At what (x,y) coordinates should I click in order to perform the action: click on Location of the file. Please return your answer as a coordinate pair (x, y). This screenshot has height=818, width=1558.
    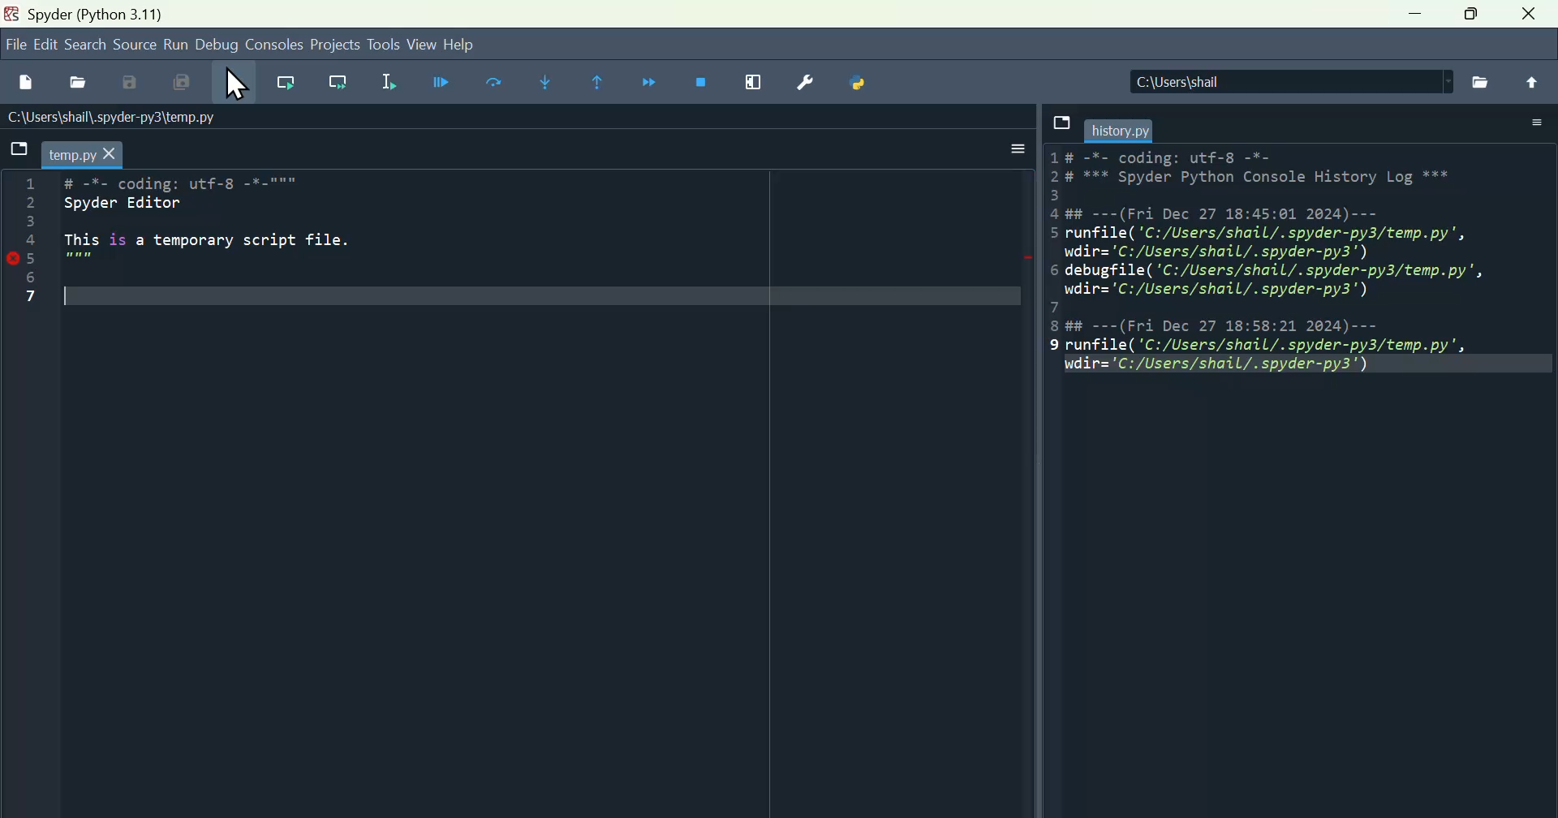
    Looking at the image, I should click on (1276, 81).